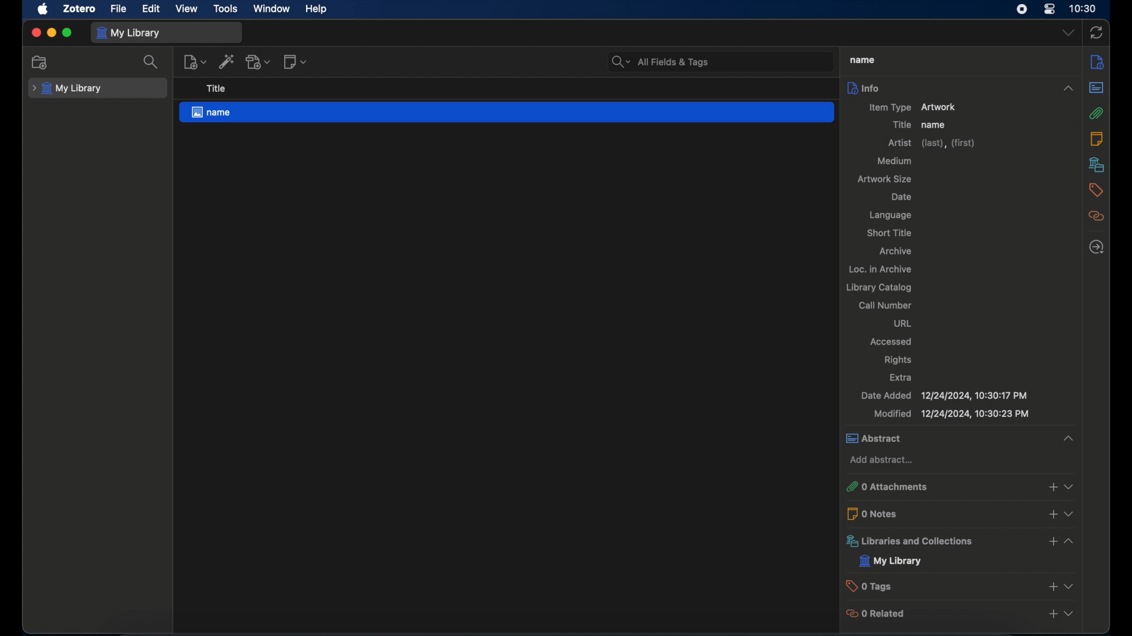  I want to click on 0 attachments, so click(896, 486).